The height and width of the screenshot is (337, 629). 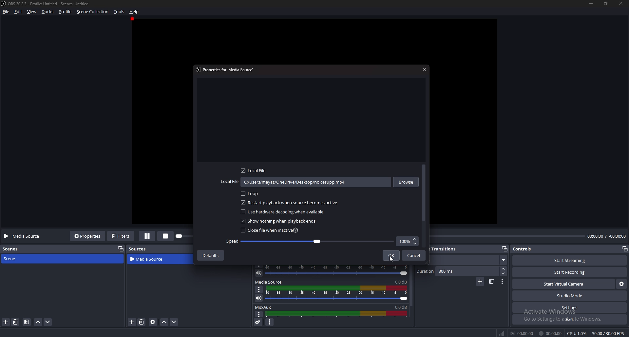 I want to click on media source, so click(x=269, y=282).